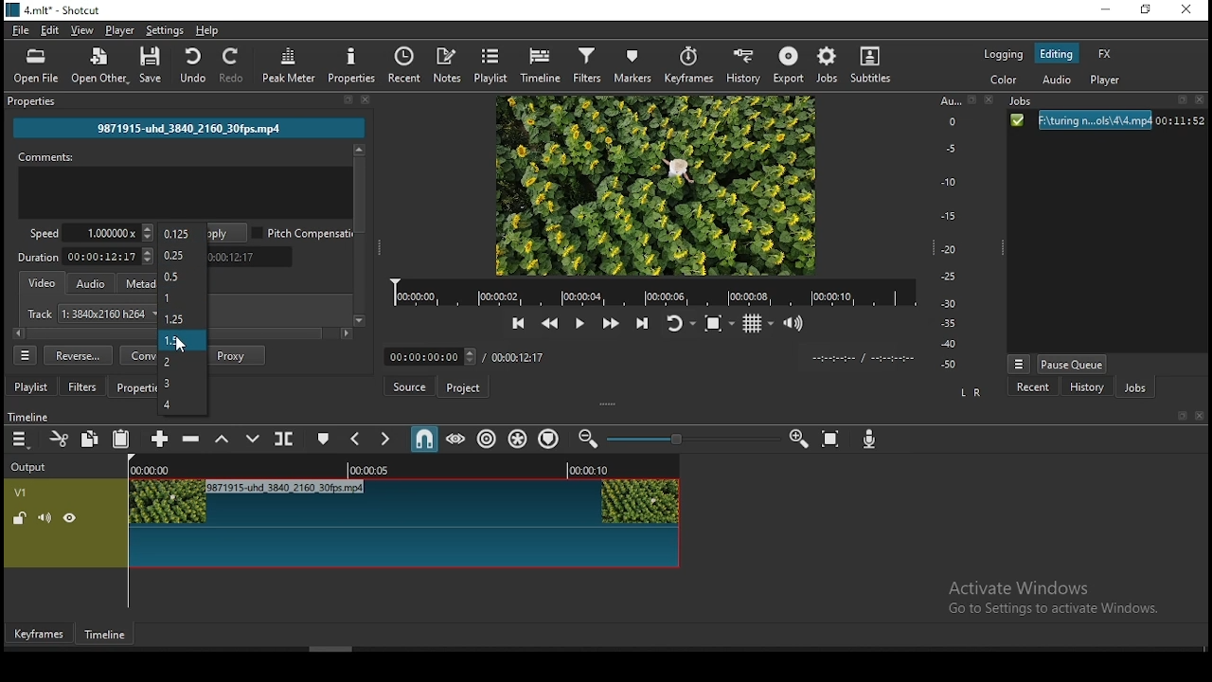 The height and width of the screenshot is (682, 1212). Describe the element at coordinates (633, 65) in the screenshot. I see `markers` at that location.